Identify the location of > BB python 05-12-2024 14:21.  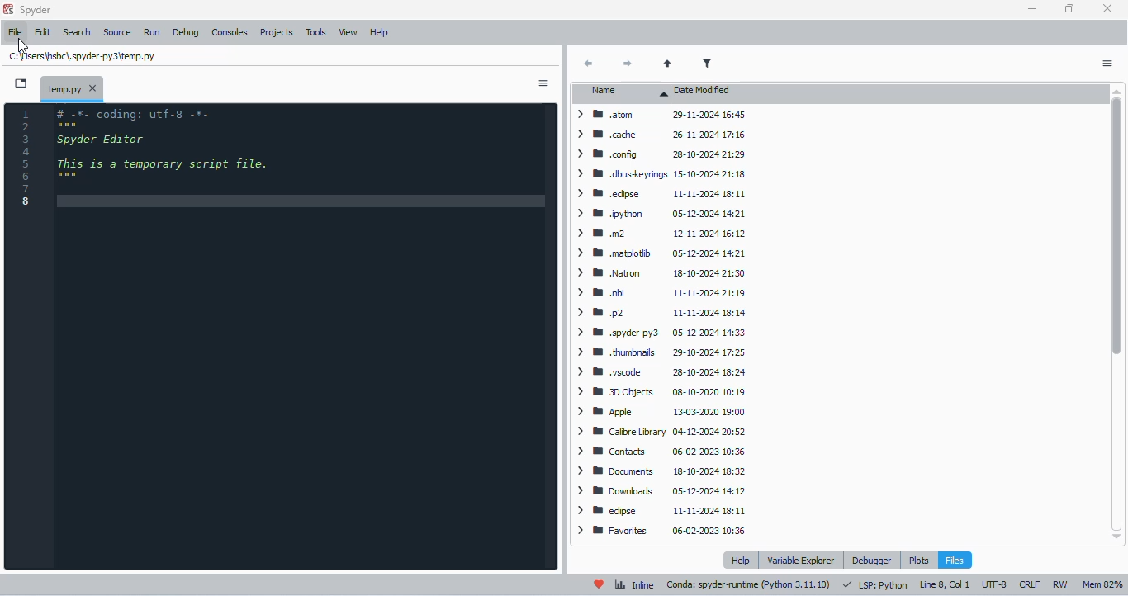
(657, 213).